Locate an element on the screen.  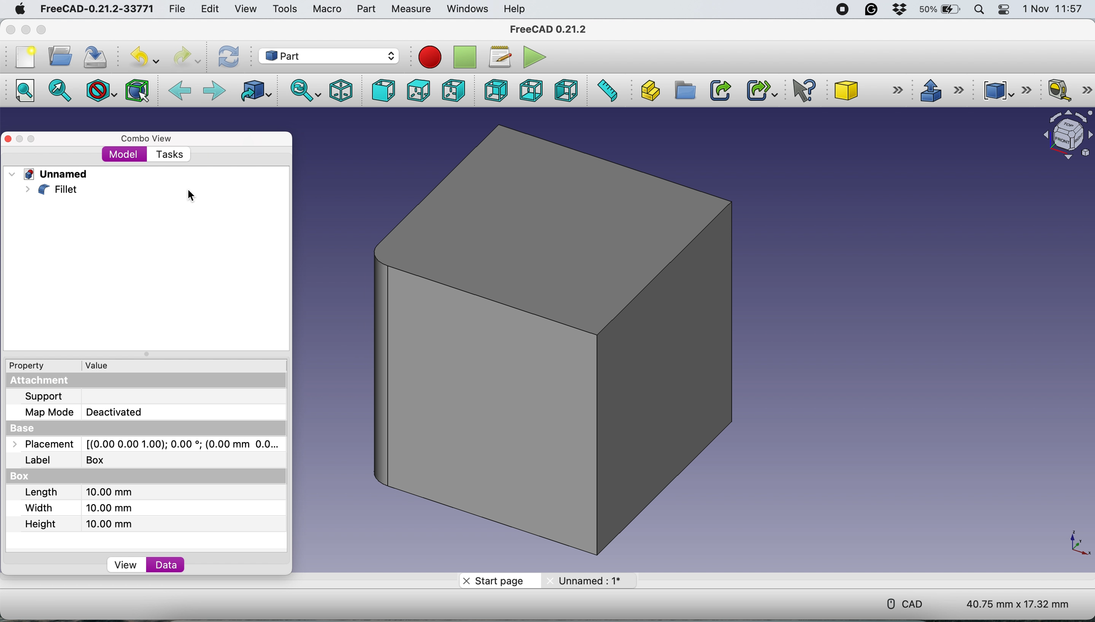
draw style is located at coordinates (102, 92).